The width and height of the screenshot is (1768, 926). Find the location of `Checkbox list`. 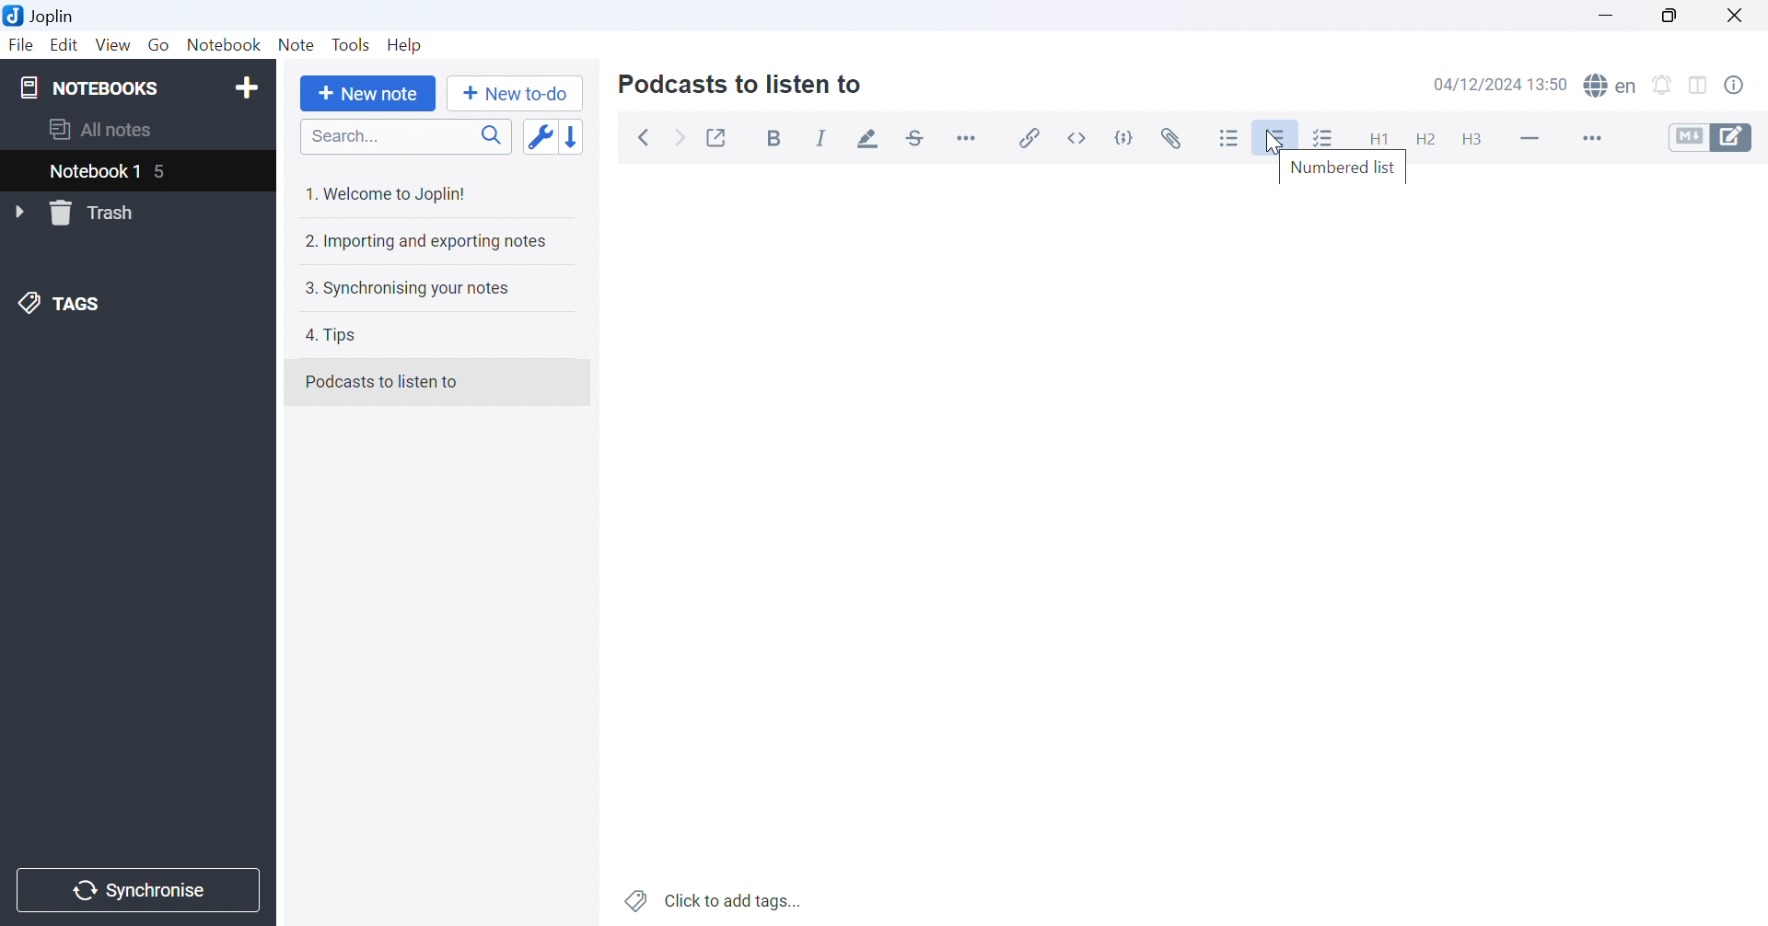

Checkbox list is located at coordinates (1325, 138).